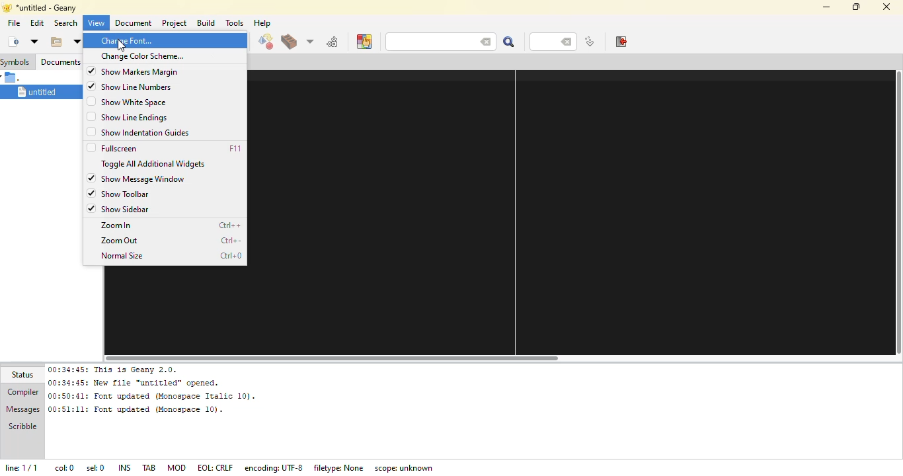  What do you see at coordinates (177, 467) in the screenshot?
I see `mod` at bounding box center [177, 467].